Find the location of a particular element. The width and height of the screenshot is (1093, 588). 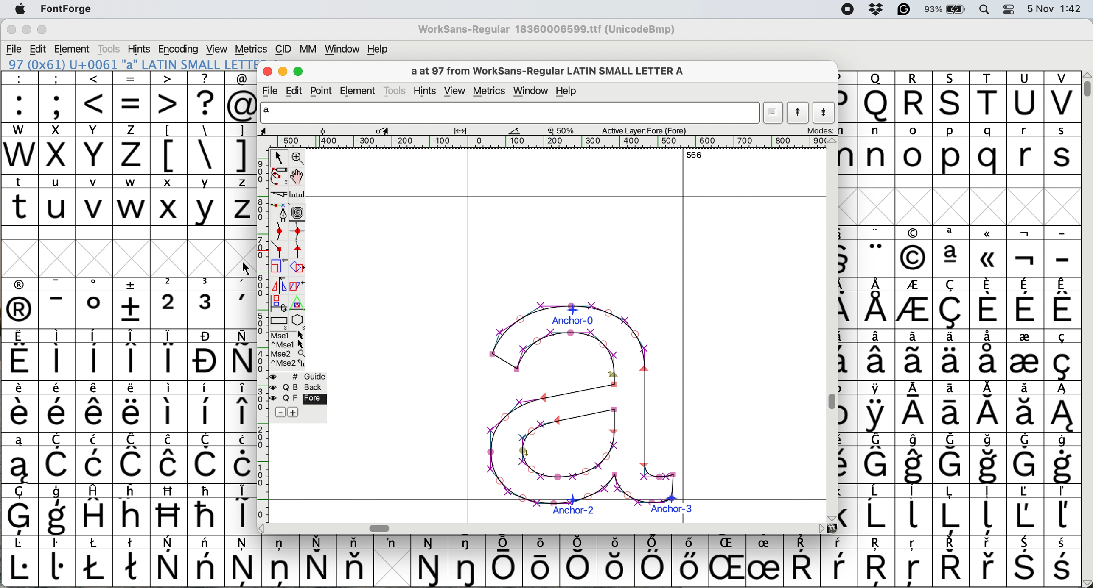

scroll button is located at coordinates (263, 527).